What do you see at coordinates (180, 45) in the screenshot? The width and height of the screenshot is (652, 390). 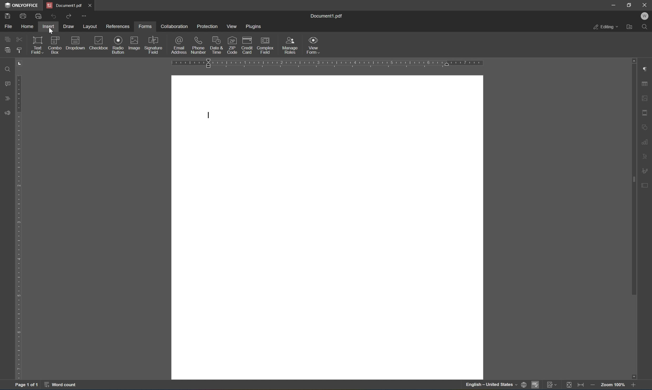 I see `email address` at bounding box center [180, 45].